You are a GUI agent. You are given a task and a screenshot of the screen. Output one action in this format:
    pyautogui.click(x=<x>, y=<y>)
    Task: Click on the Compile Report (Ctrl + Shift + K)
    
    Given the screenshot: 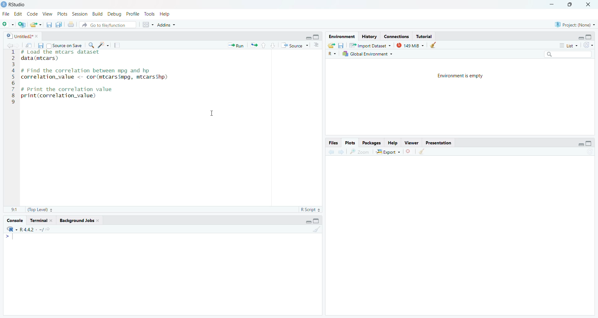 What is the action you would take?
    pyautogui.click(x=117, y=45)
    